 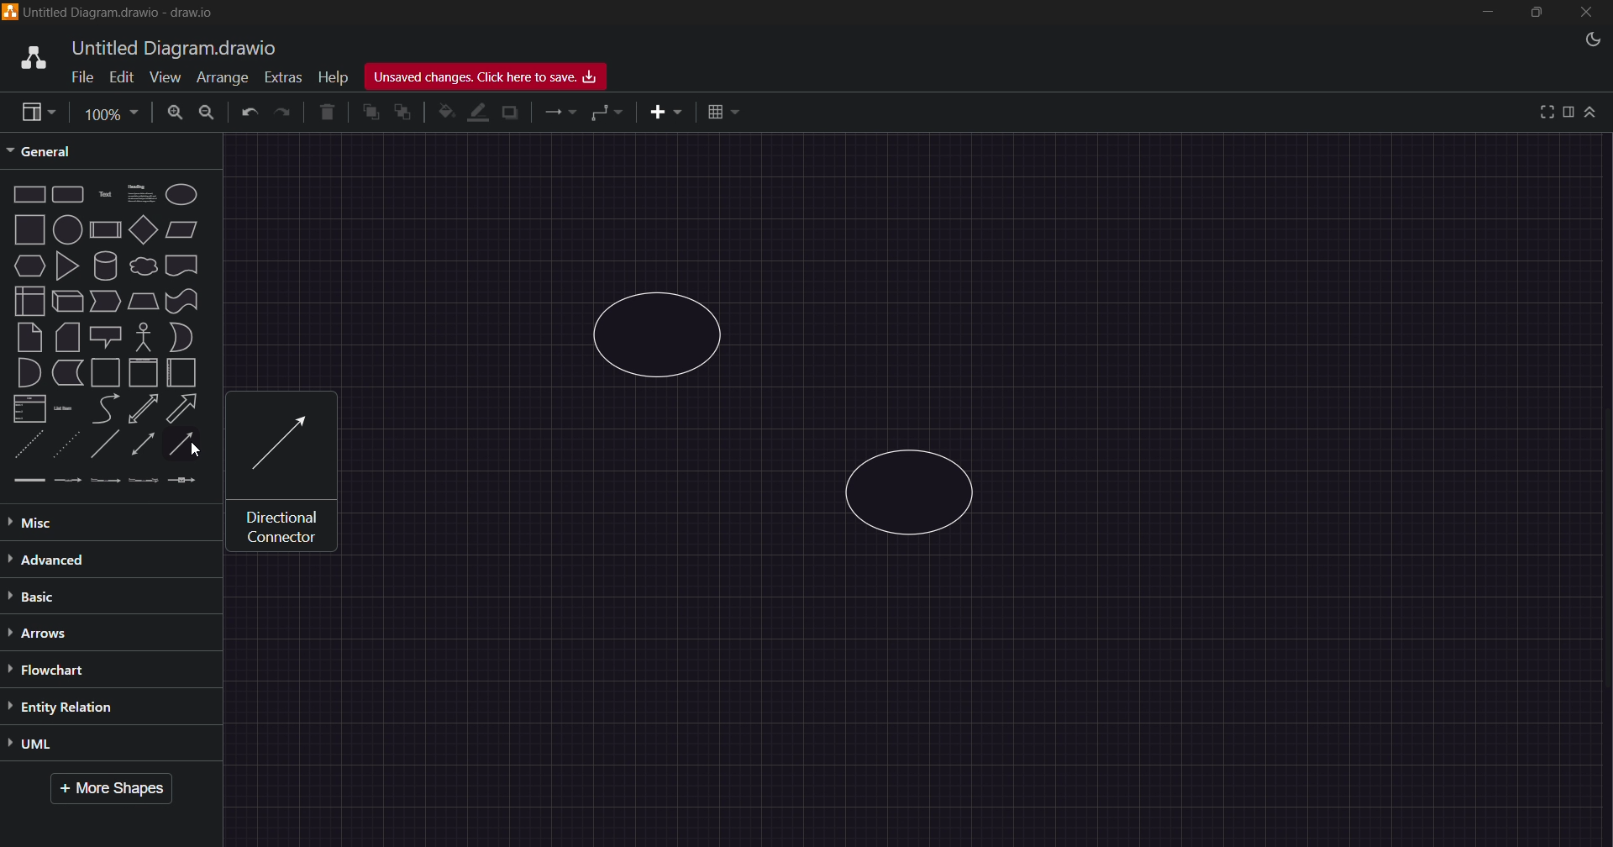 What do you see at coordinates (608, 114) in the screenshot?
I see `waypoints` at bounding box center [608, 114].